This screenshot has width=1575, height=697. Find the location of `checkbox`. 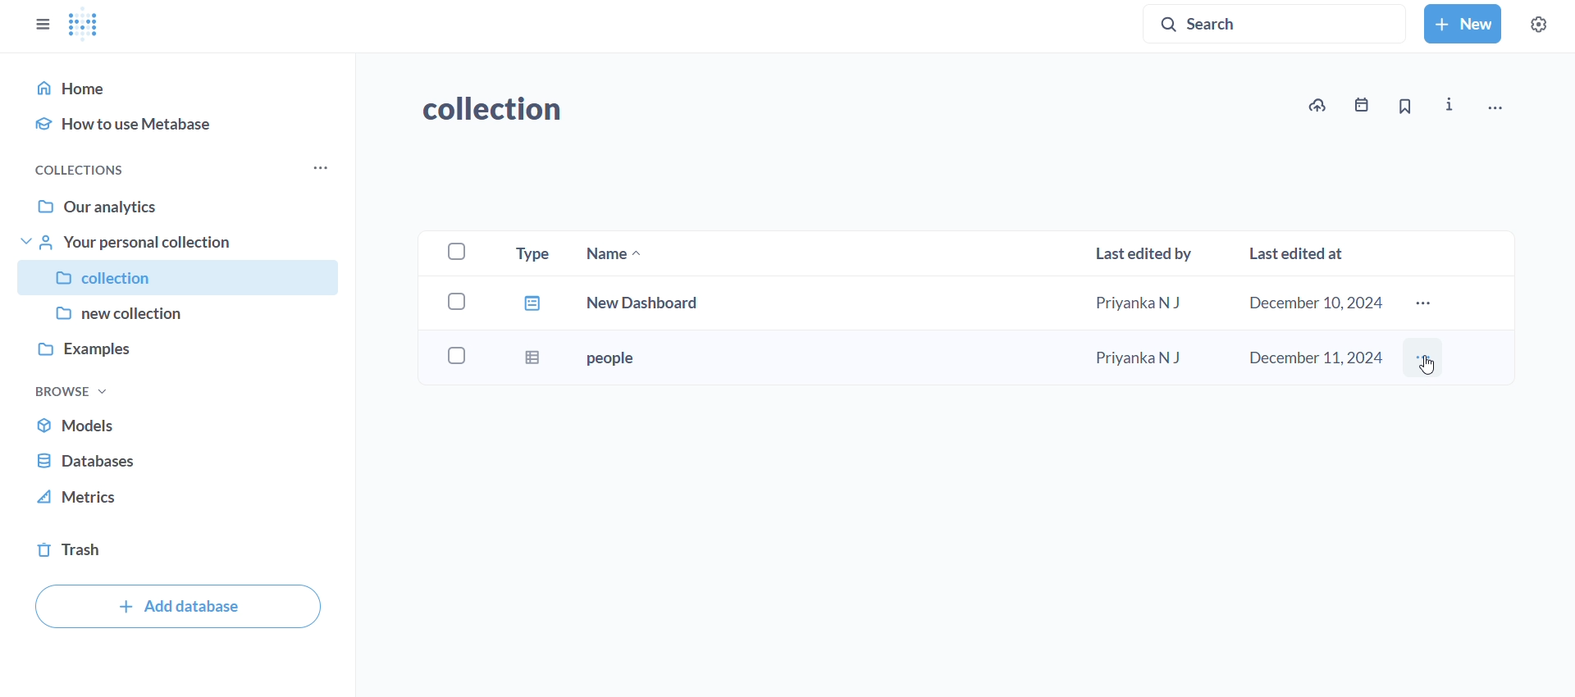

checkbox is located at coordinates (453, 354).